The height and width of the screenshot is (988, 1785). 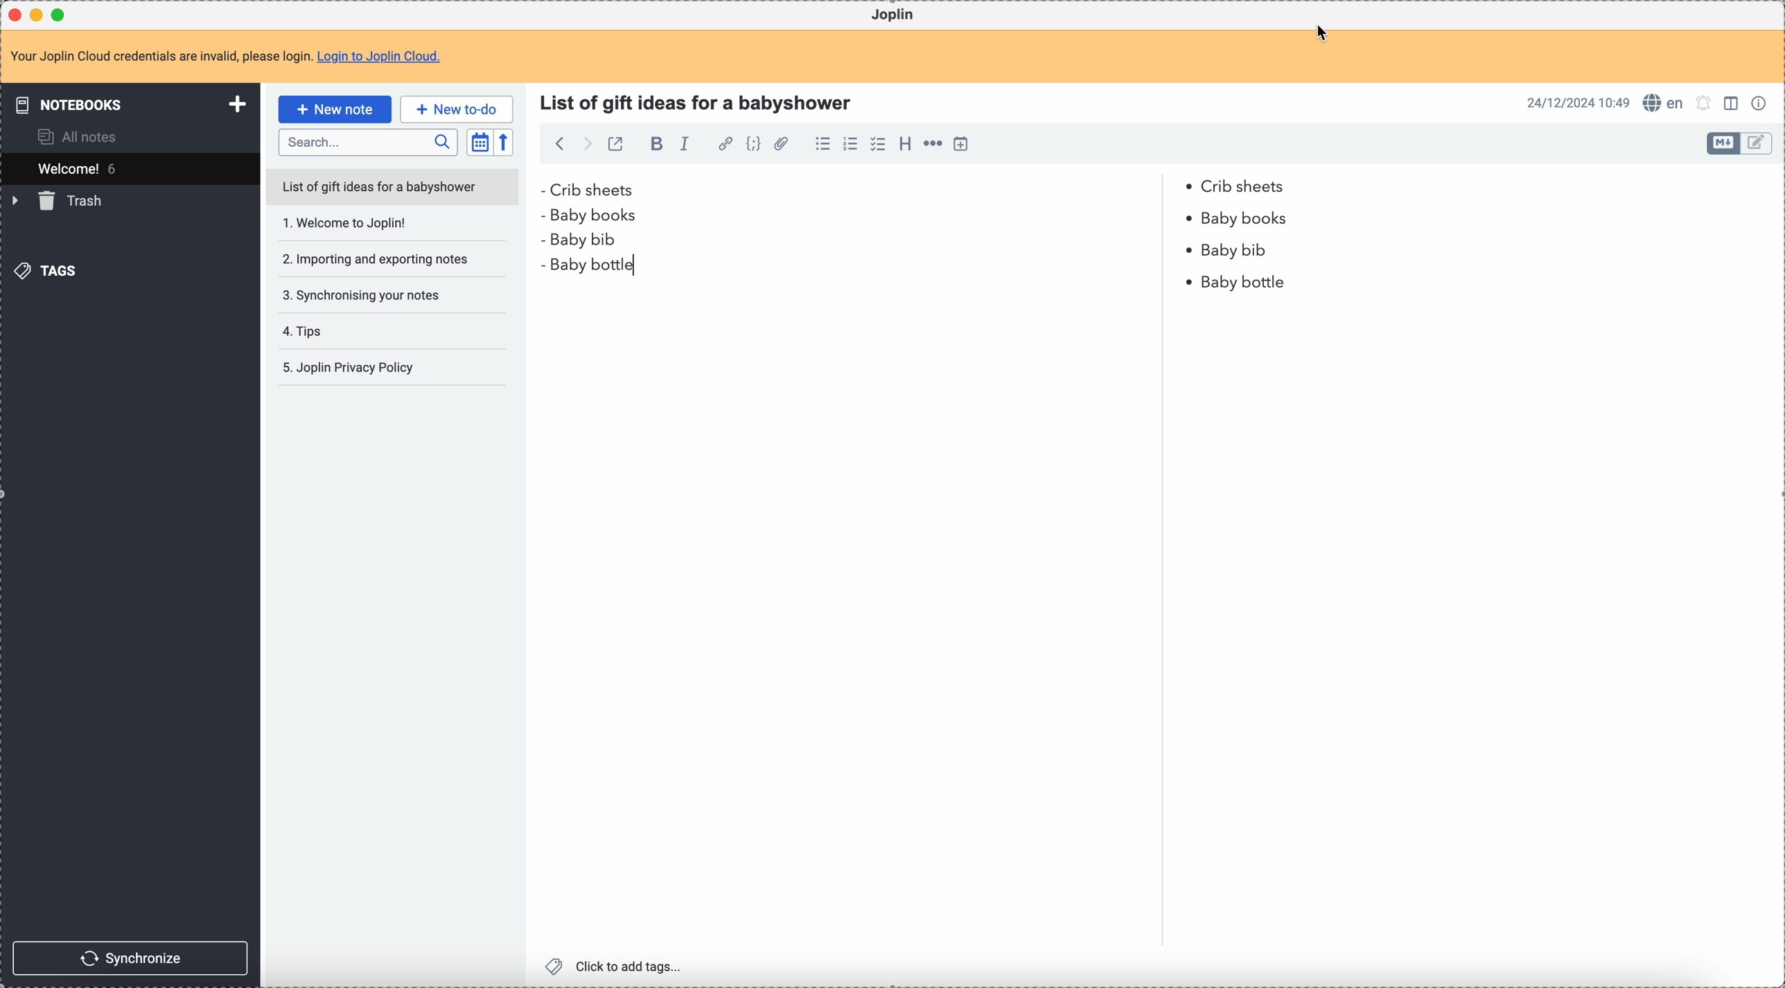 I want to click on toggle edit layout, so click(x=1734, y=105).